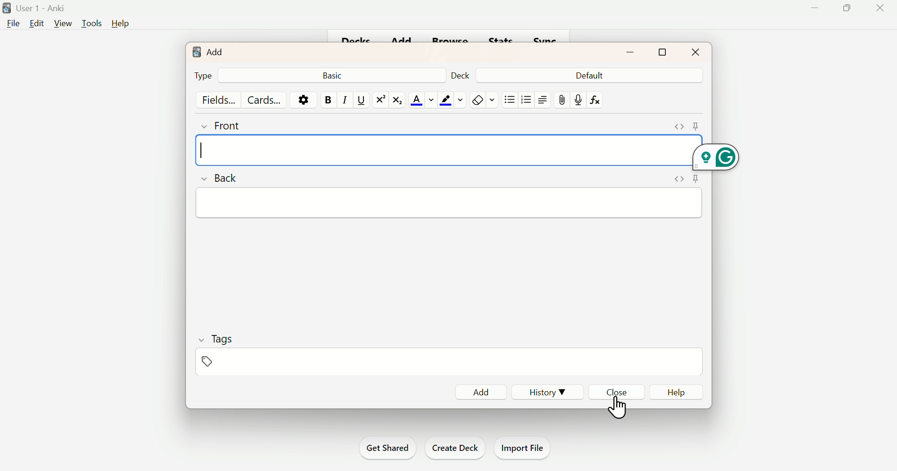 The height and width of the screenshot is (471, 897). What do you see at coordinates (215, 150) in the screenshot?
I see `Text cursor` at bounding box center [215, 150].